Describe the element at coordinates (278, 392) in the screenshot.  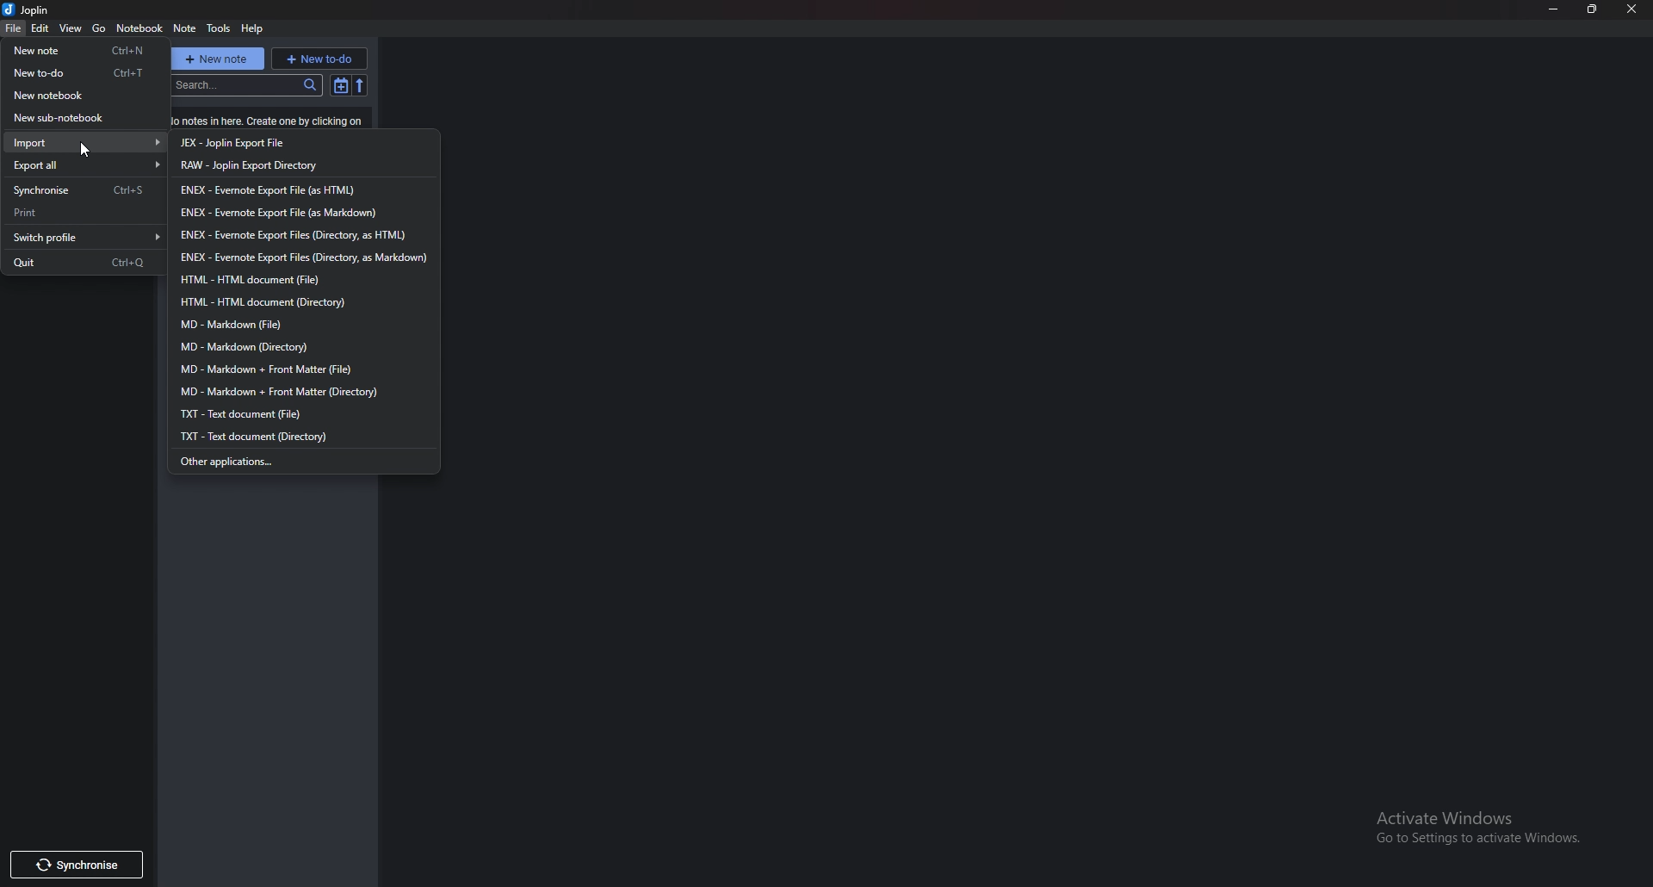
I see `markdown + front matter directory` at that location.